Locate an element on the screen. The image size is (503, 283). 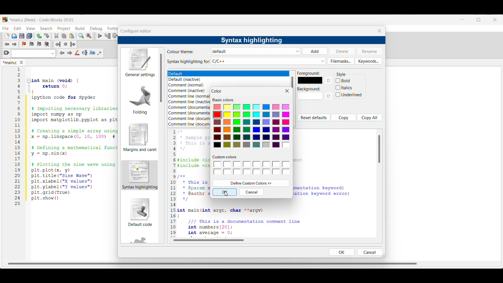
Horizontal scroll bar is located at coordinates (214, 262).